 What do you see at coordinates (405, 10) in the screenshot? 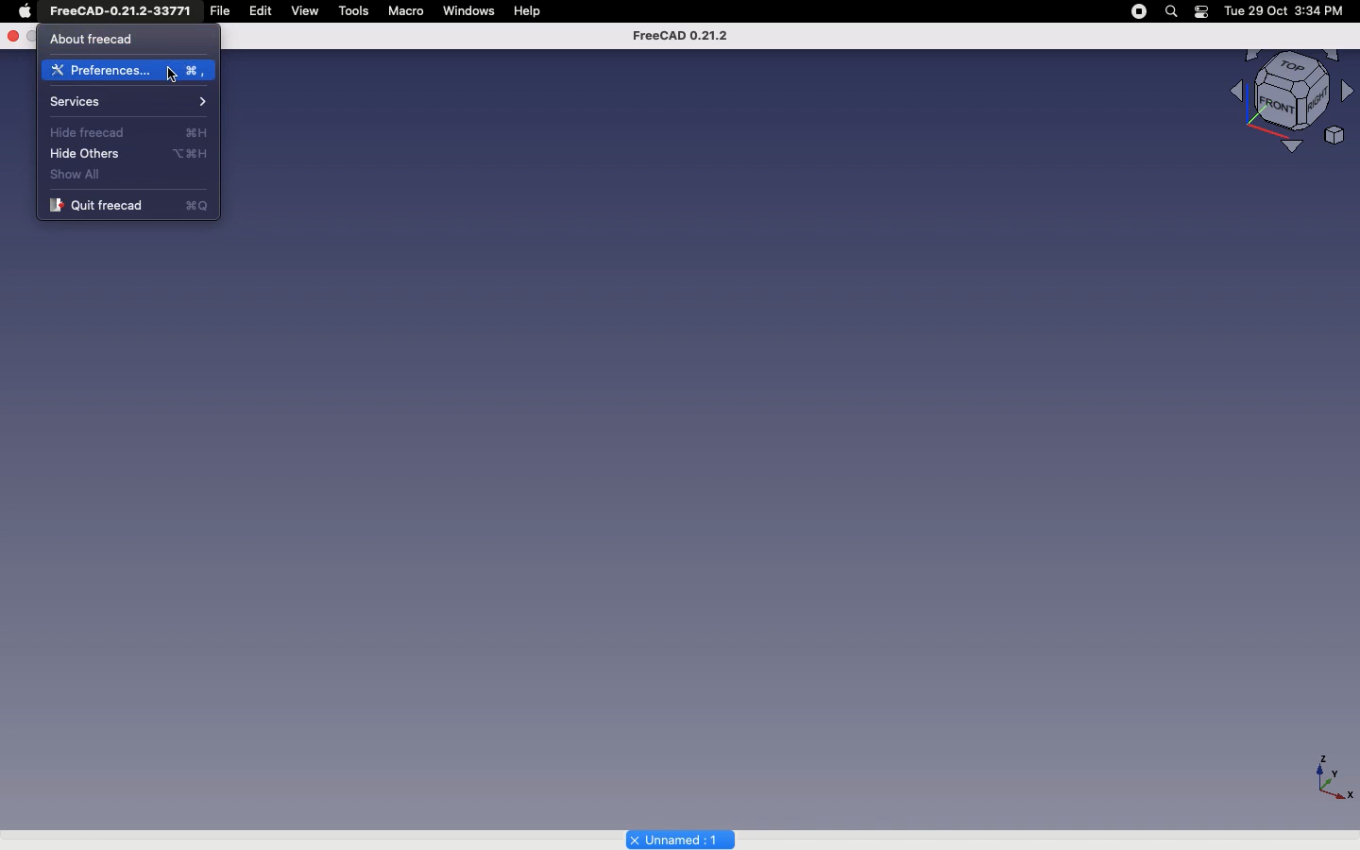
I see `Macro` at bounding box center [405, 10].